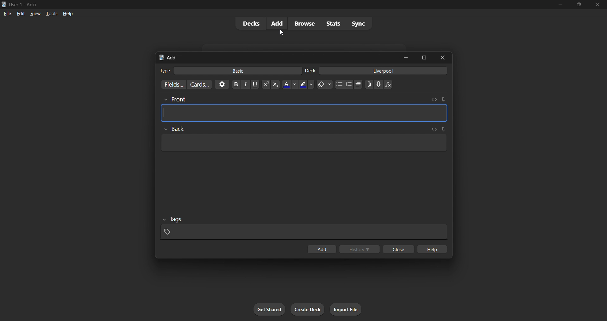  What do you see at coordinates (302, 23) in the screenshot?
I see `browse` at bounding box center [302, 23].